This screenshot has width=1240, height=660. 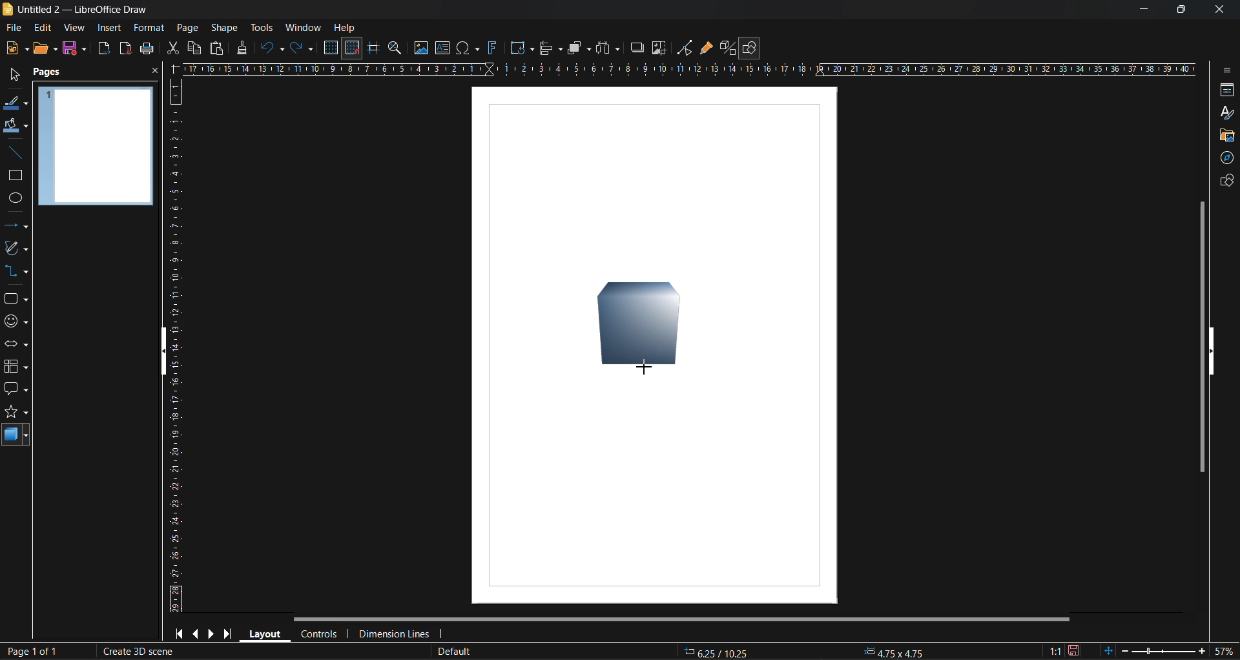 What do you see at coordinates (14, 320) in the screenshot?
I see `symbols` at bounding box center [14, 320].